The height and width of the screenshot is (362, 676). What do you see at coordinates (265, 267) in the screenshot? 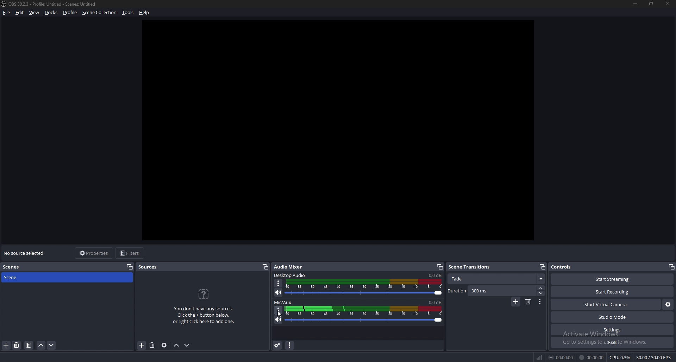
I see `pop out` at bounding box center [265, 267].